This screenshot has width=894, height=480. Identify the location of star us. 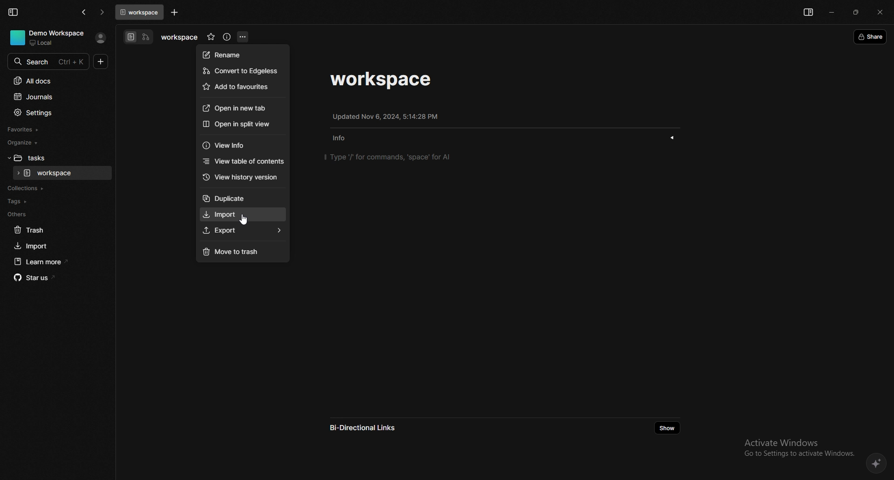
(56, 278).